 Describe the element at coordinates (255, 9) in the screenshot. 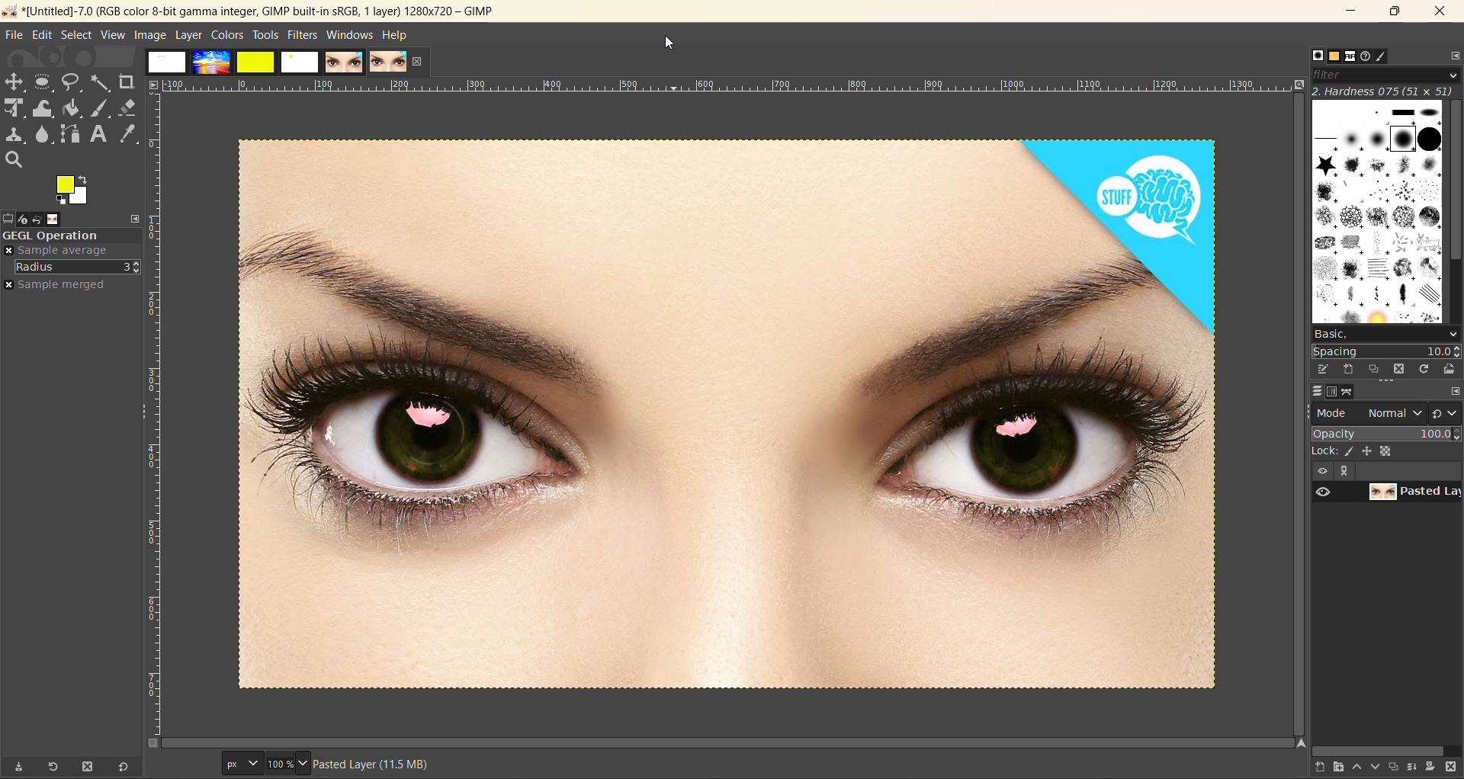

I see `app name and file name` at that location.